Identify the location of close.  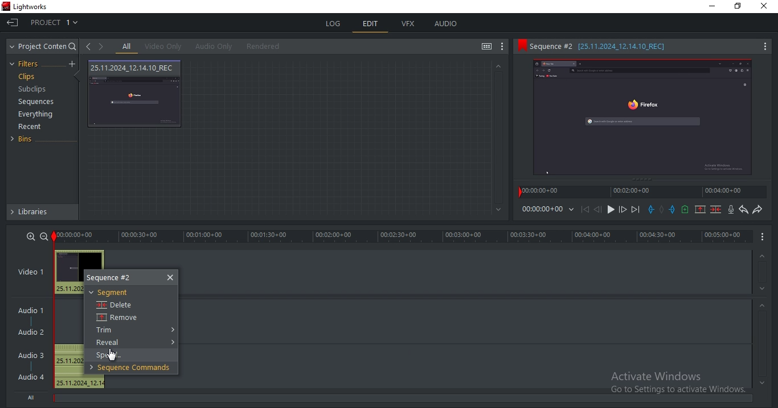
(767, 7).